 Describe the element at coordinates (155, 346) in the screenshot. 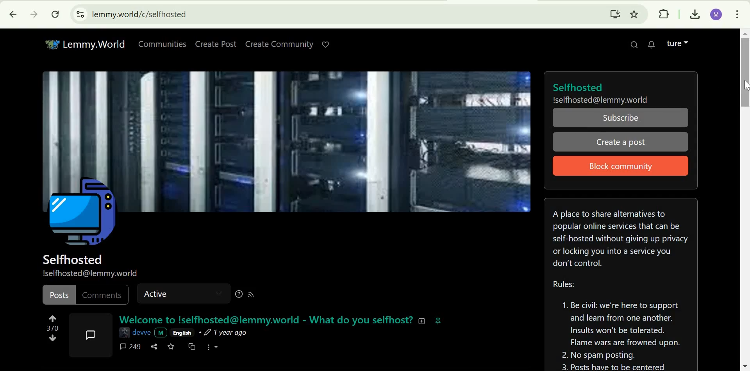

I see `share` at that location.